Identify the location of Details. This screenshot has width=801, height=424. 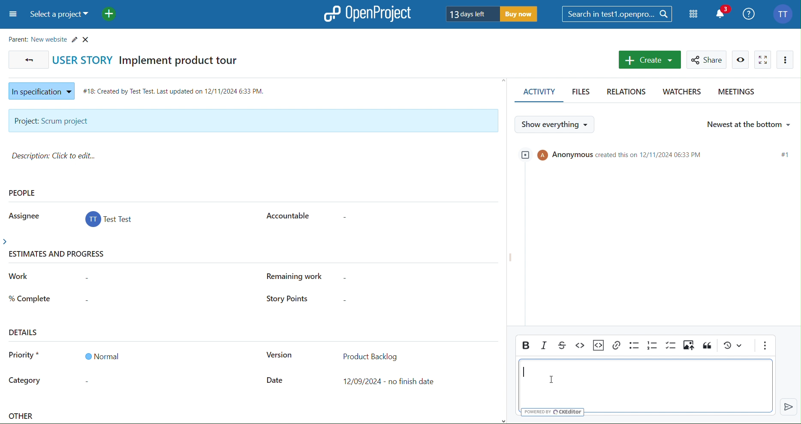
(24, 332).